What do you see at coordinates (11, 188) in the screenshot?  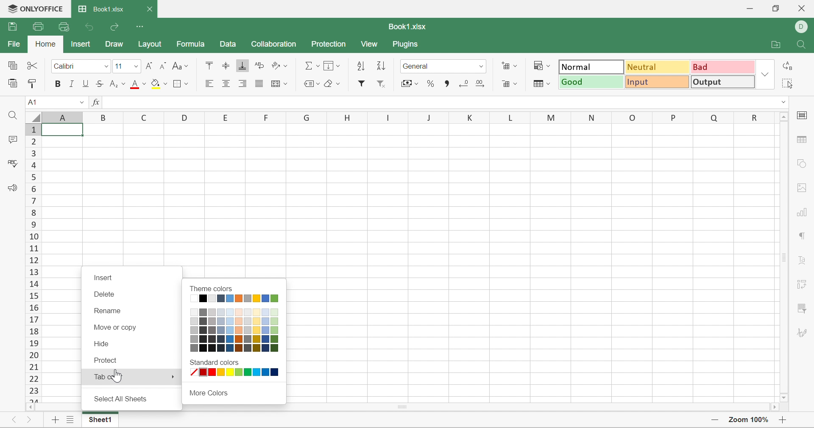 I see `Feedback & Support` at bounding box center [11, 188].